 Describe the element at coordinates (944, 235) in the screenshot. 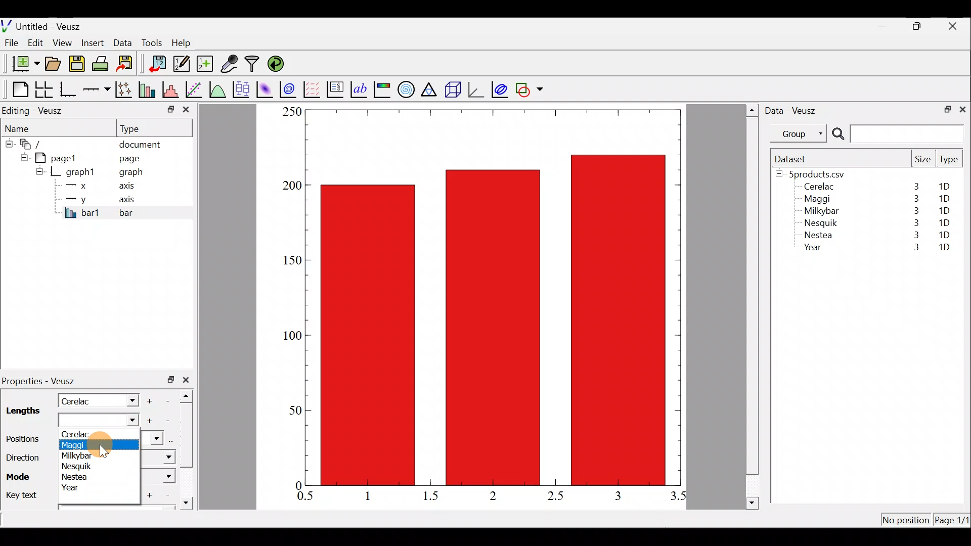

I see `1D` at that location.